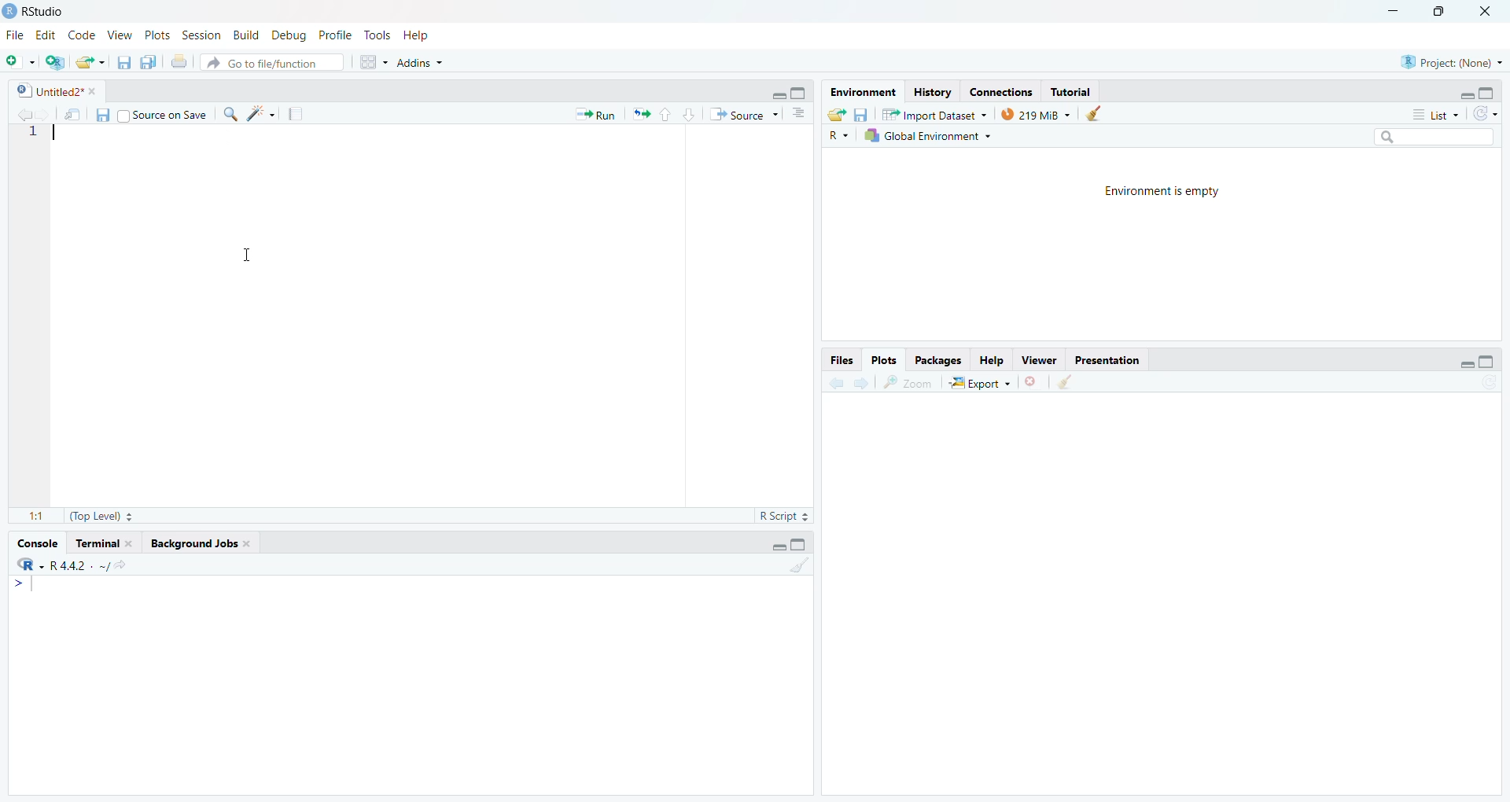 This screenshot has height=802, width=1510. Describe the element at coordinates (380, 35) in the screenshot. I see `Tools` at that location.